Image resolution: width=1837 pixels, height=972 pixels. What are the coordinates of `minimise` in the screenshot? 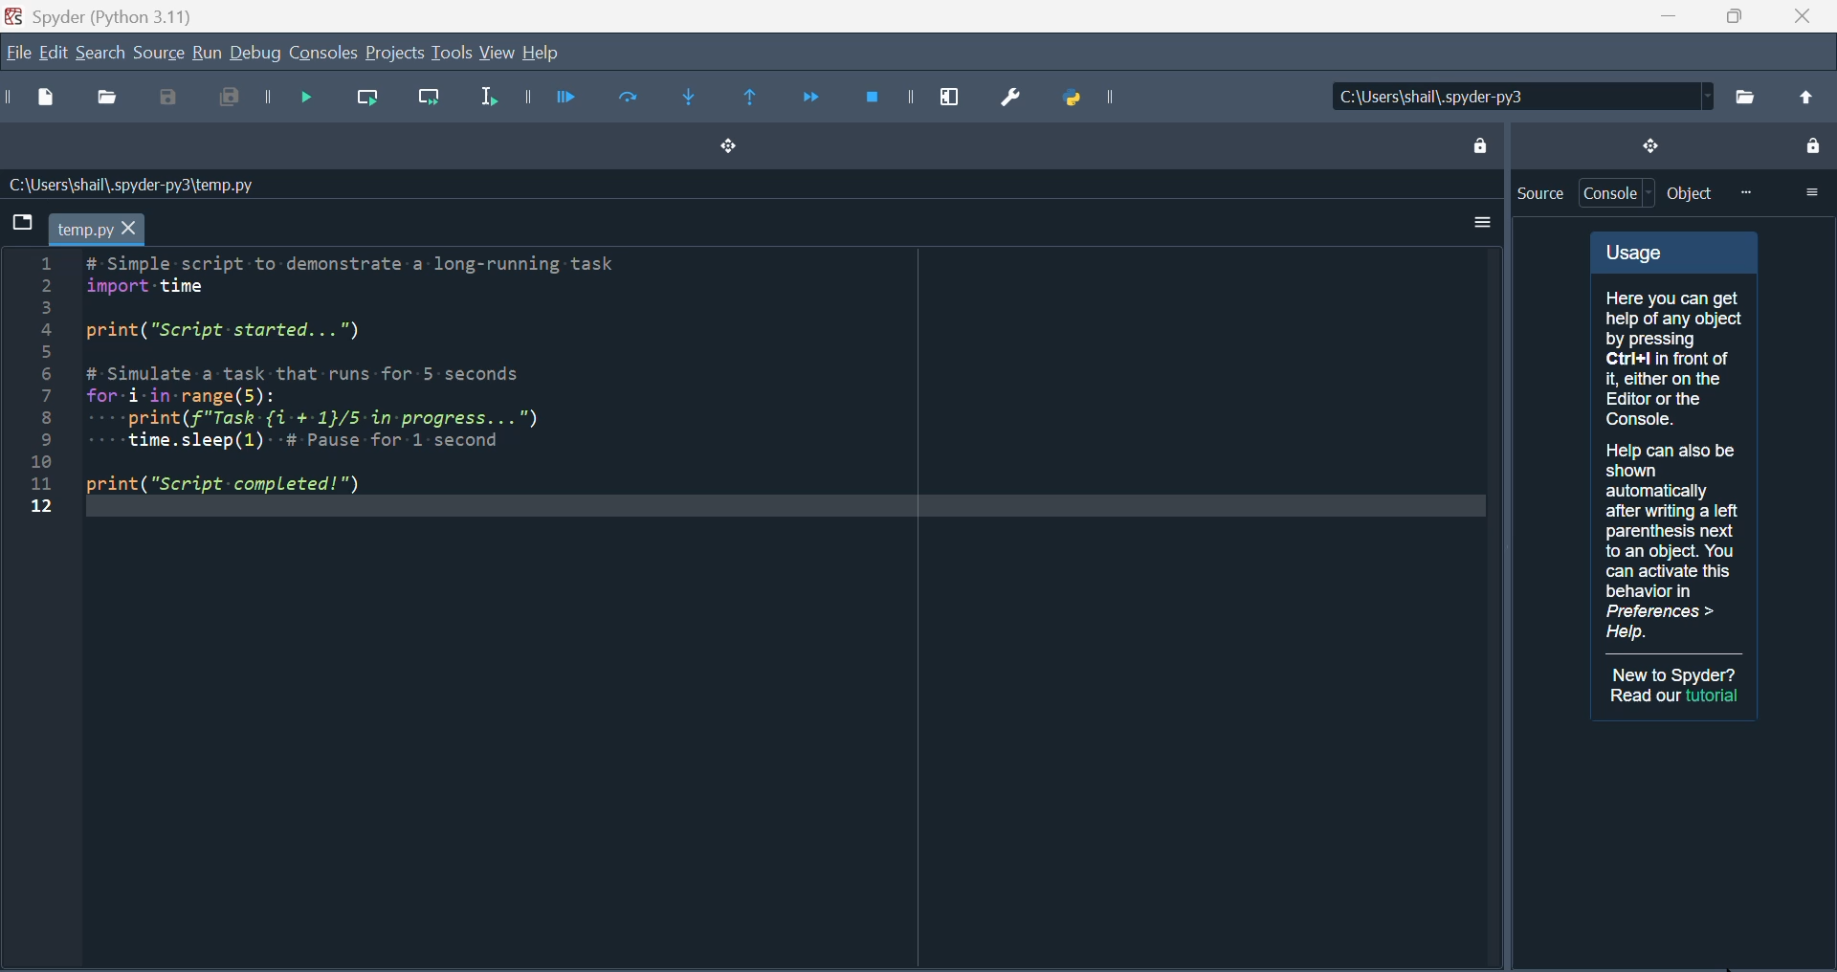 It's located at (1660, 16).